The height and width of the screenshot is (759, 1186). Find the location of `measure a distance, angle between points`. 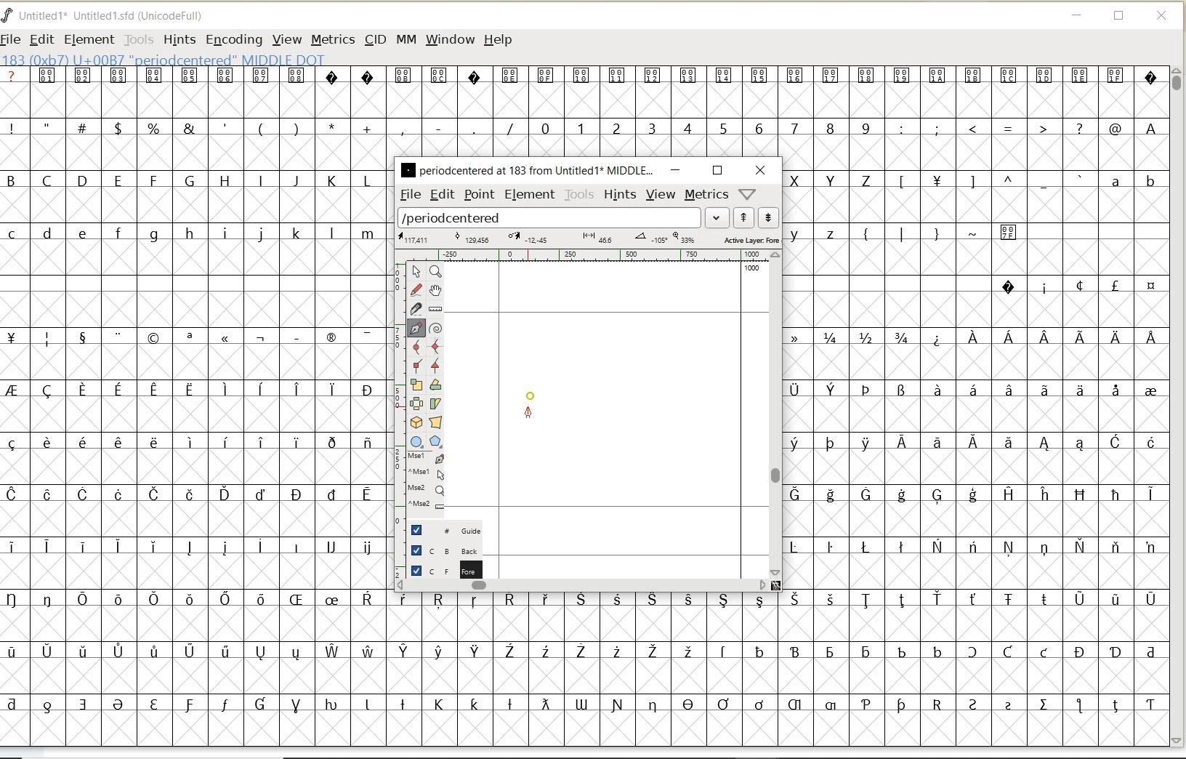

measure a distance, angle between points is located at coordinates (435, 309).